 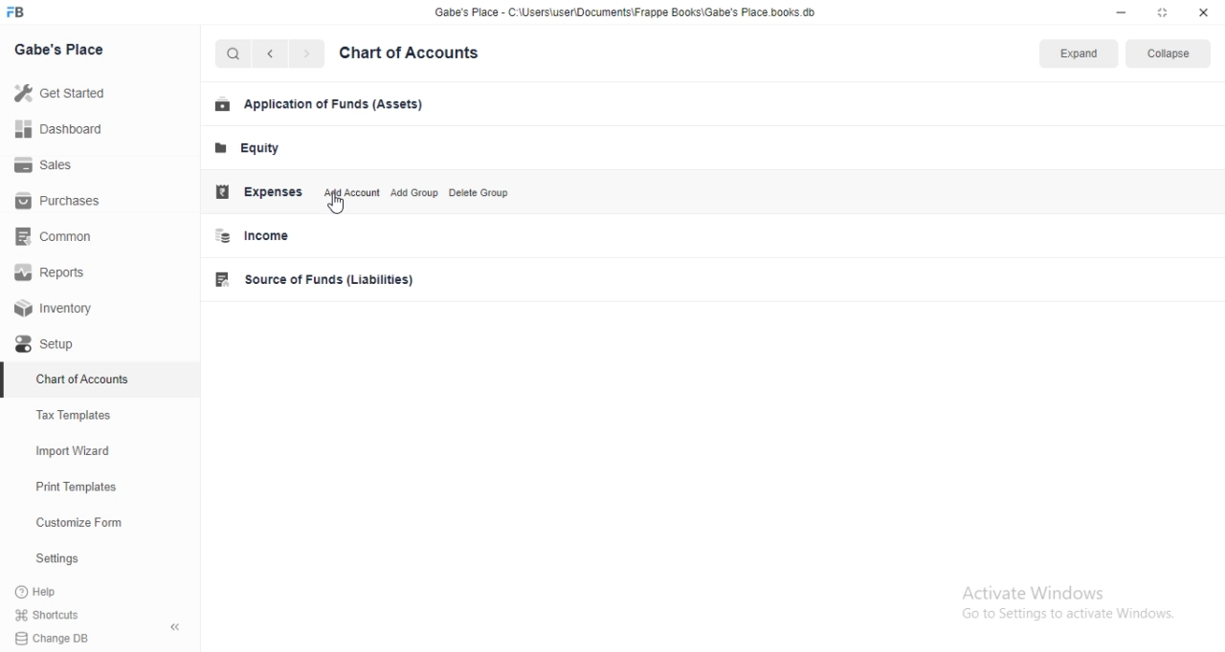 What do you see at coordinates (75, 486) in the screenshot?
I see `Print Templates` at bounding box center [75, 486].